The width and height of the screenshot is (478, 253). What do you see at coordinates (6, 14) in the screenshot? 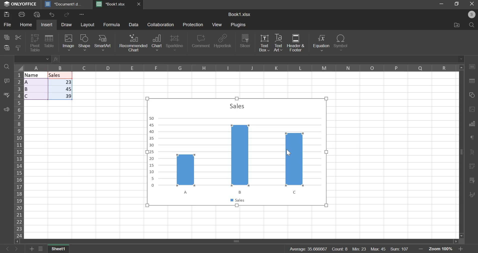
I see `save` at bounding box center [6, 14].